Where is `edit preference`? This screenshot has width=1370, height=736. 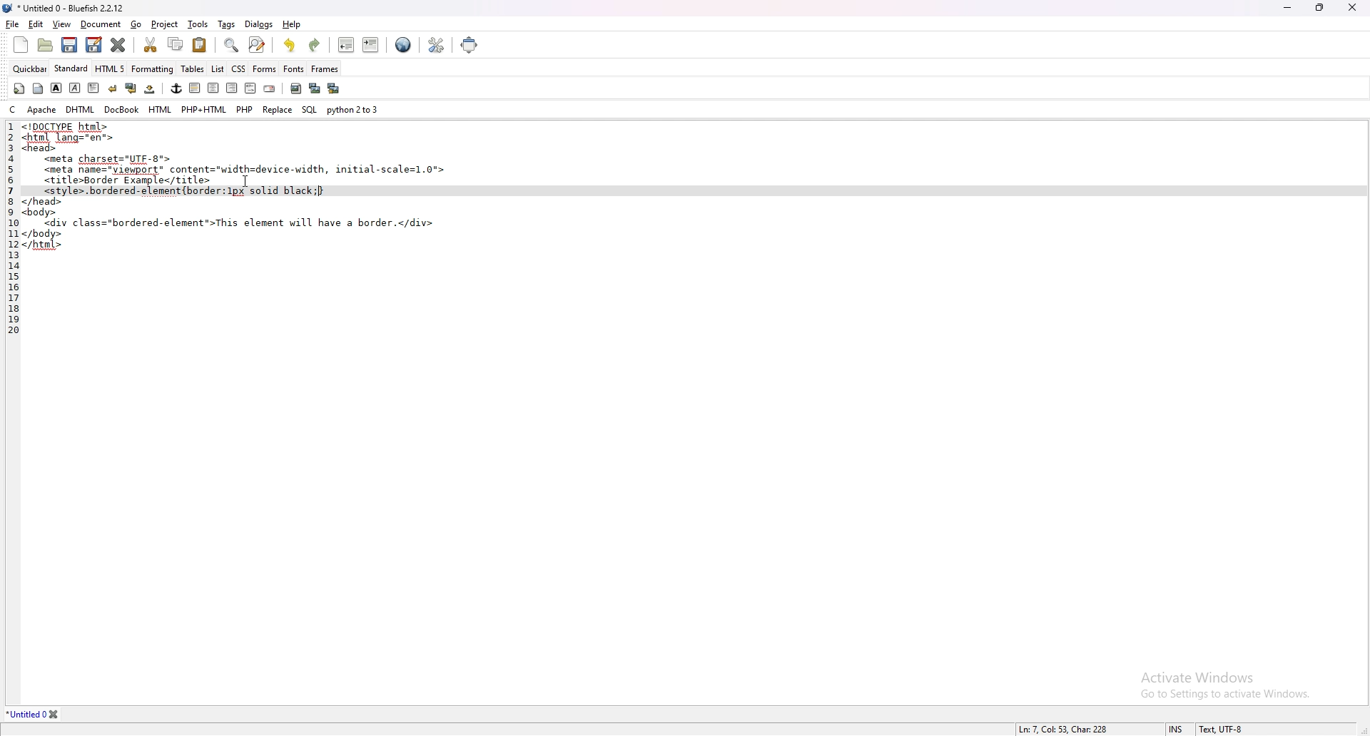
edit preference is located at coordinates (434, 46).